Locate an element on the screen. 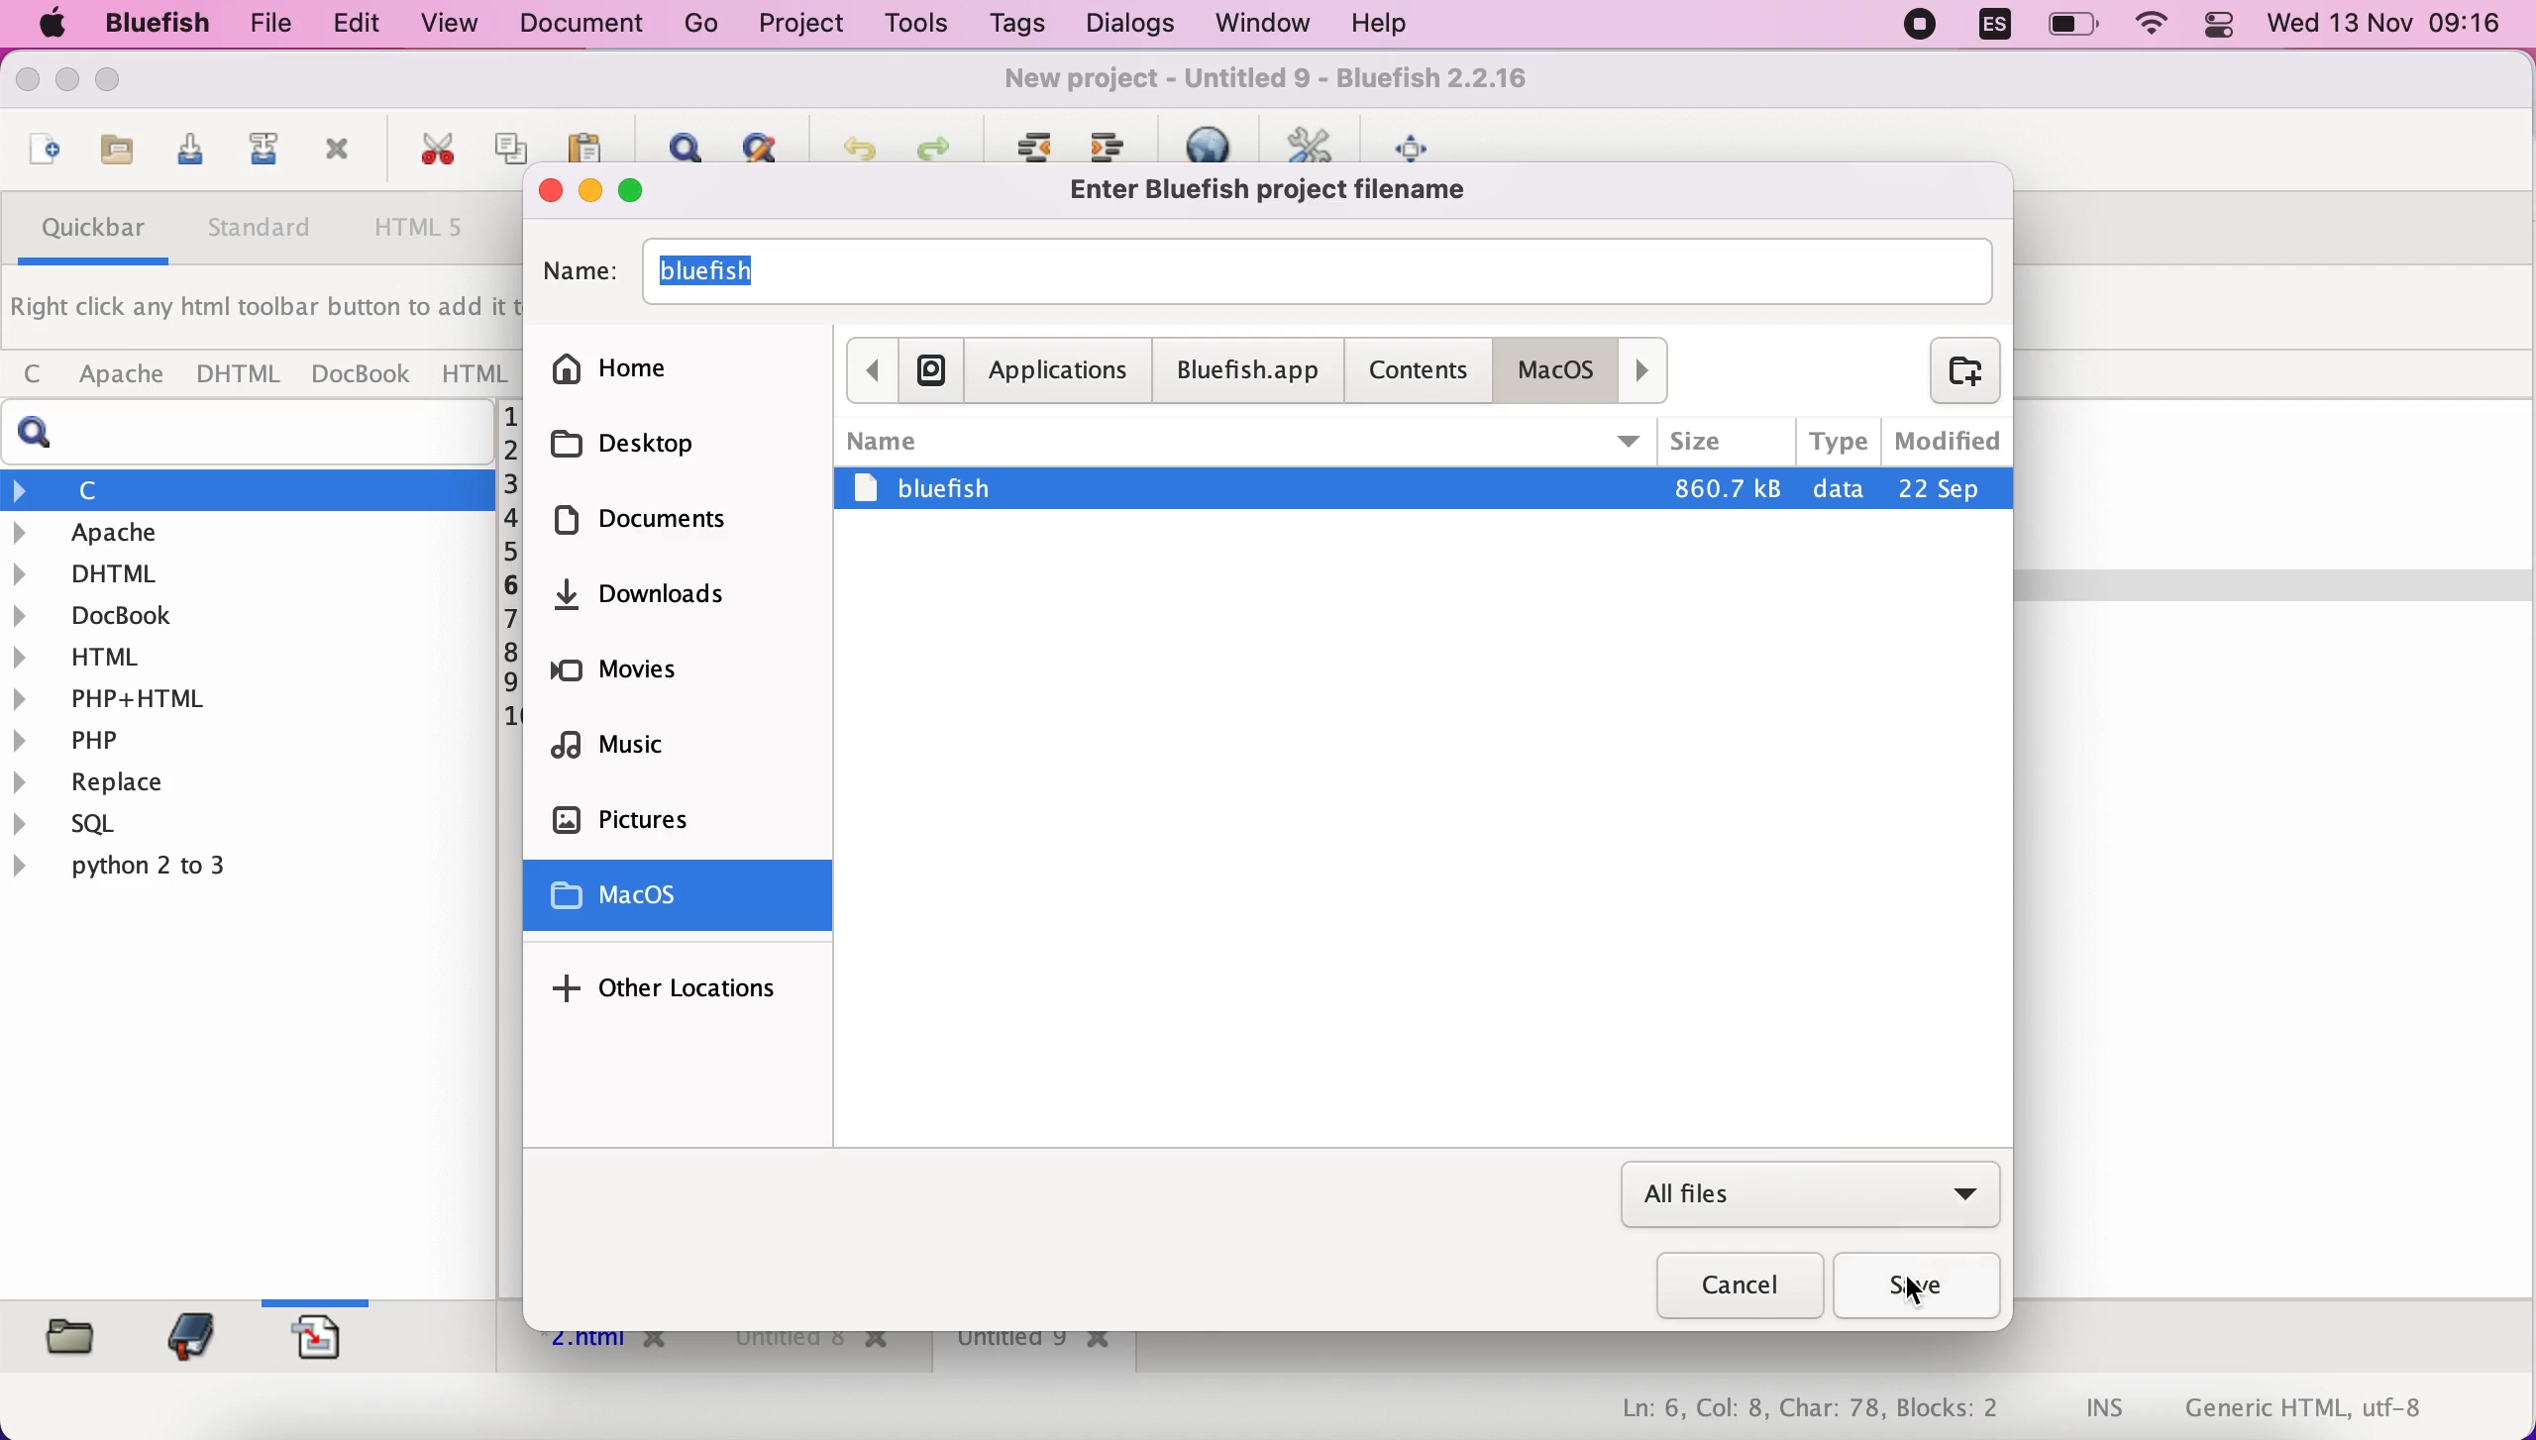 The height and width of the screenshot is (1440, 2536). c is located at coordinates (32, 375).